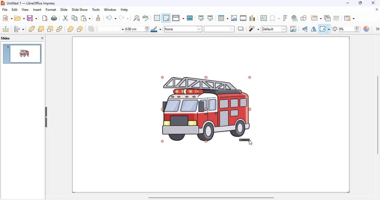 This screenshot has width=380, height=200. Describe the element at coordinates (55, 18) in the screenshot. I see `print` at that location.